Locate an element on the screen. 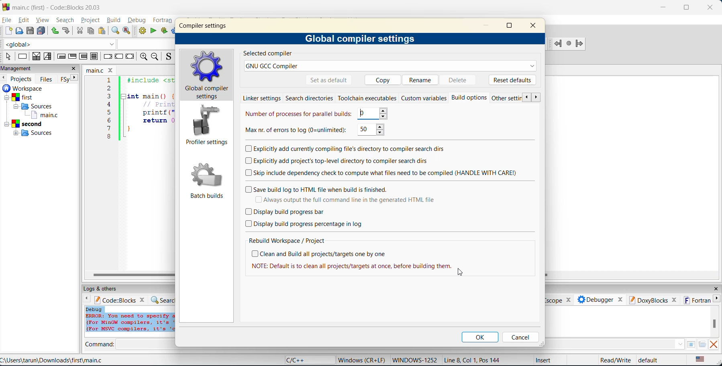 The width and height of the screenshot is (722, 366). 'WINDOWS-1252 is located at coordinates (414, 360).